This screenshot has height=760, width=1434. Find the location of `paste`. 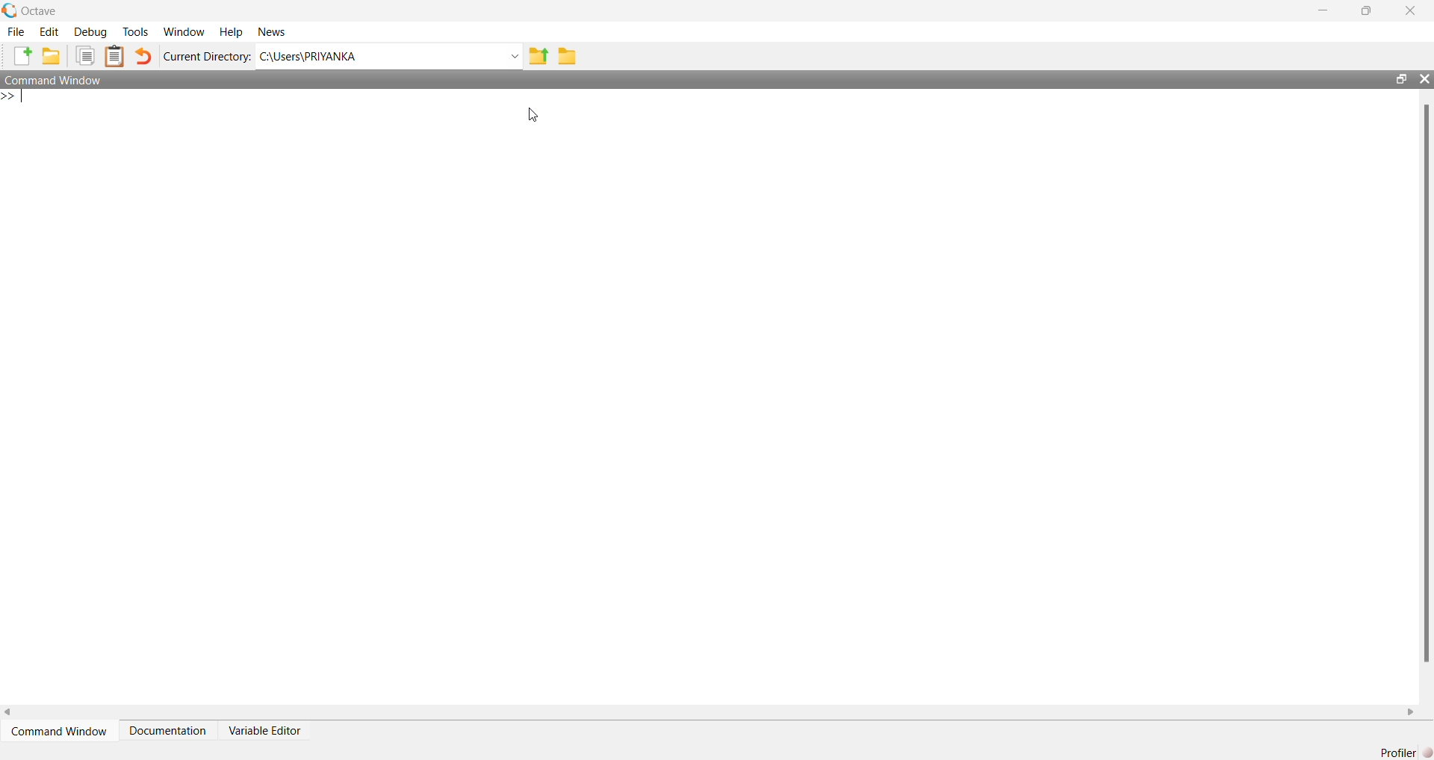

paste is located at coordinates (115, 57).